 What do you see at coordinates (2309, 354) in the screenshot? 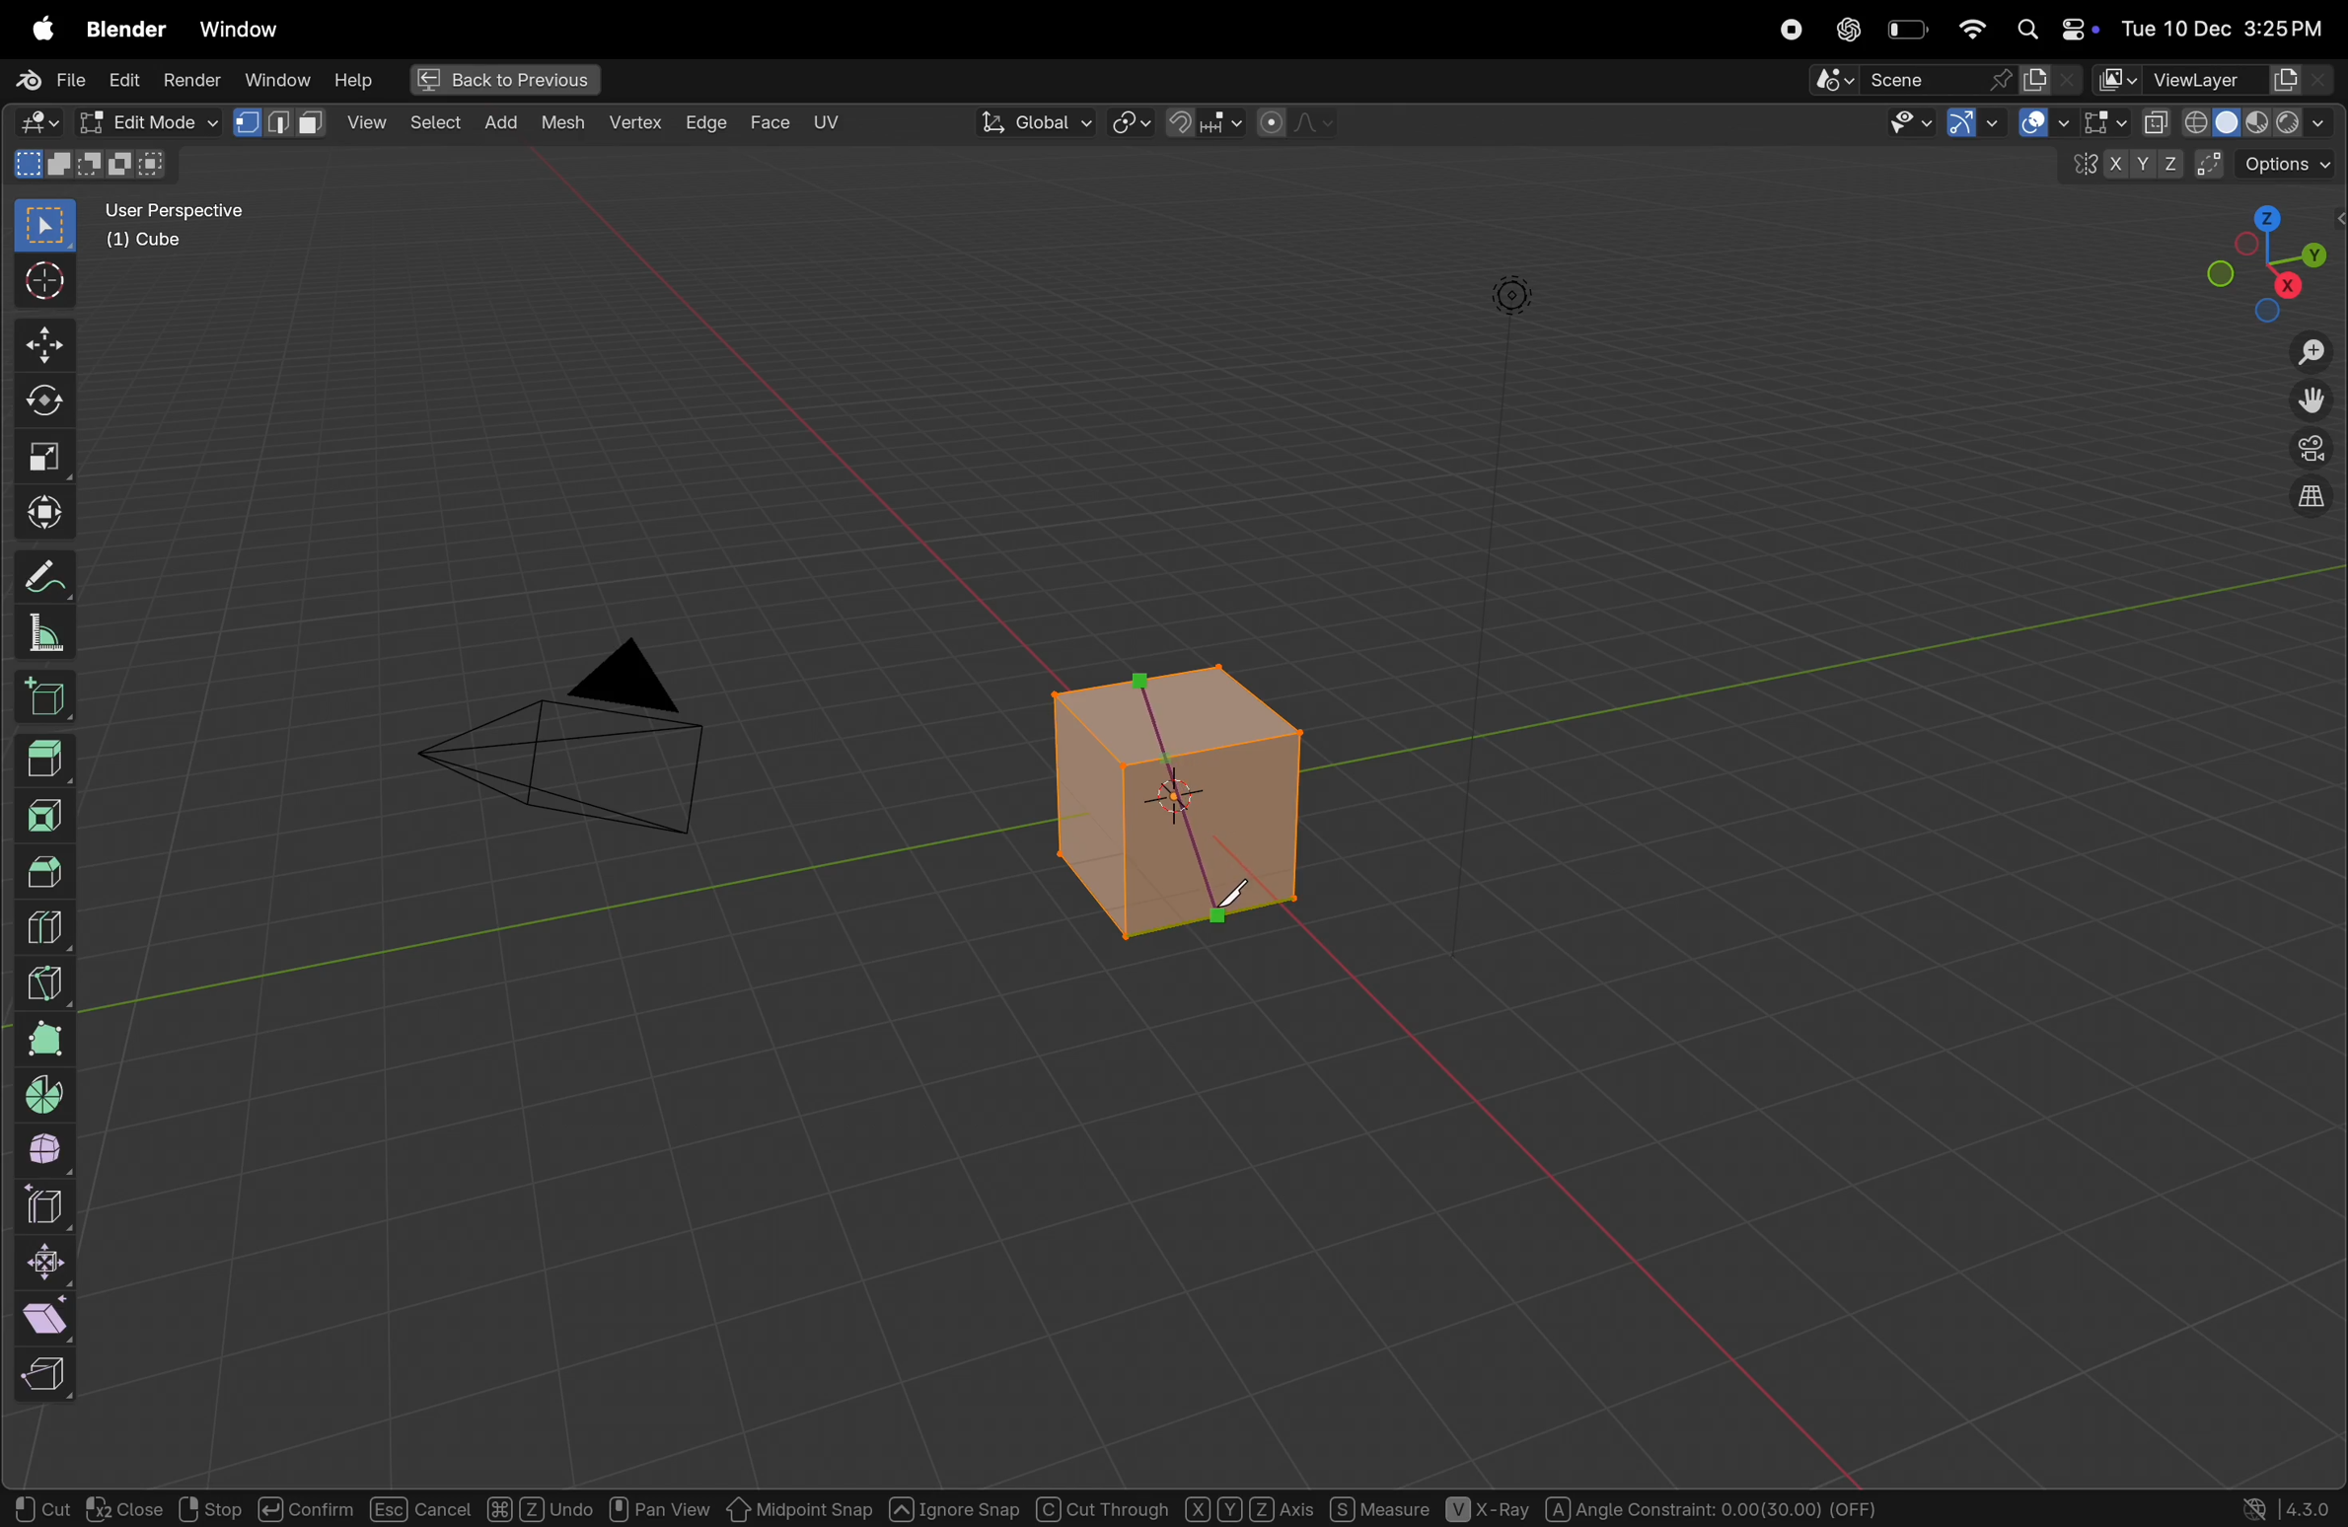
I see `zoom` at bounding box center [2309, 354].